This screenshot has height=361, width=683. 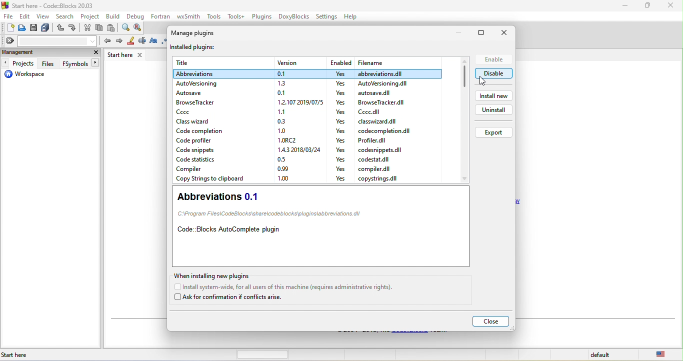 What do you see at coordinates (33, 28) in the screenshot?
I see `save` at bounding box center [33, 28].